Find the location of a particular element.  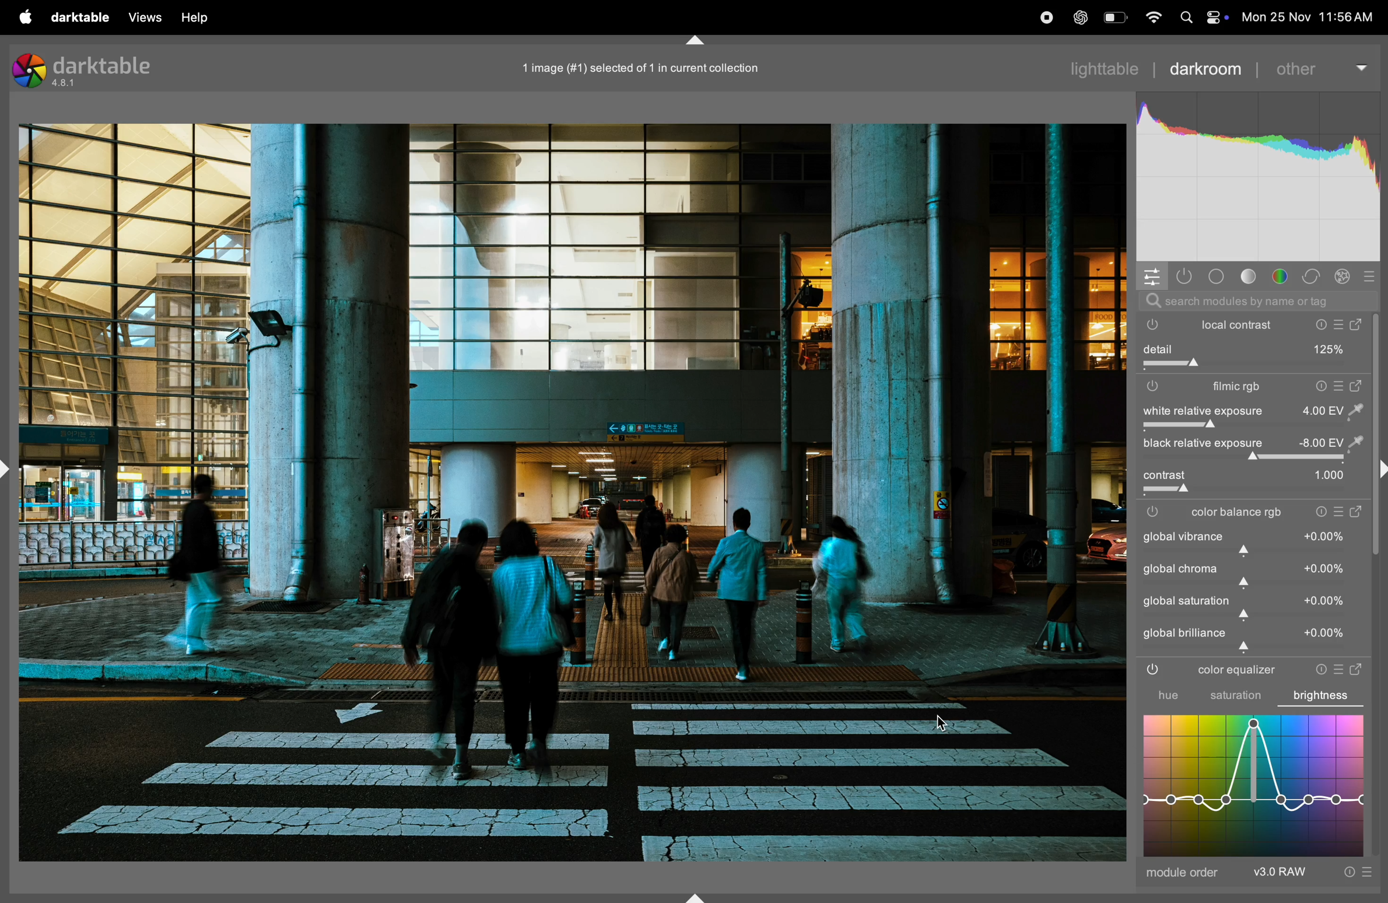

global saturation is located at coordinates (1187, 600).